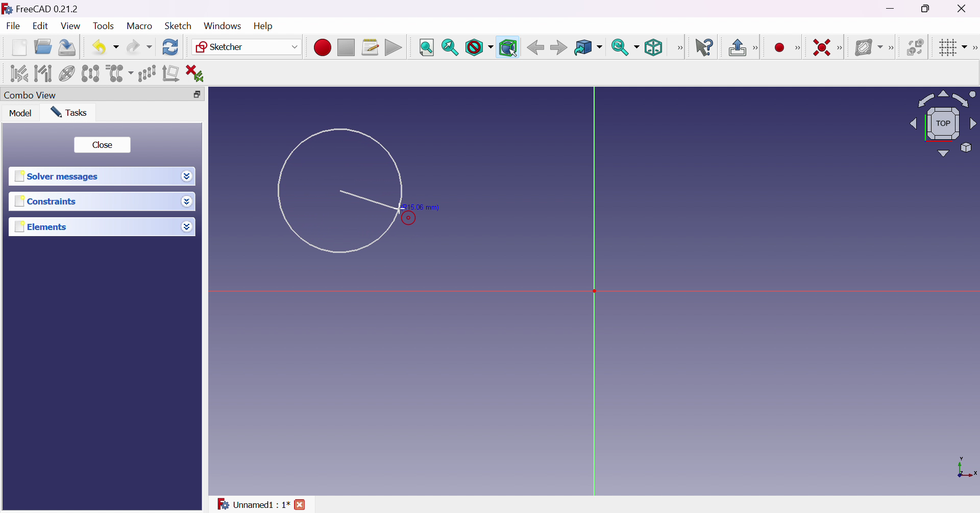  What do you see at coordinates (19, 47) in the screenshot?
I see `New` at bounding box center [19, 47].